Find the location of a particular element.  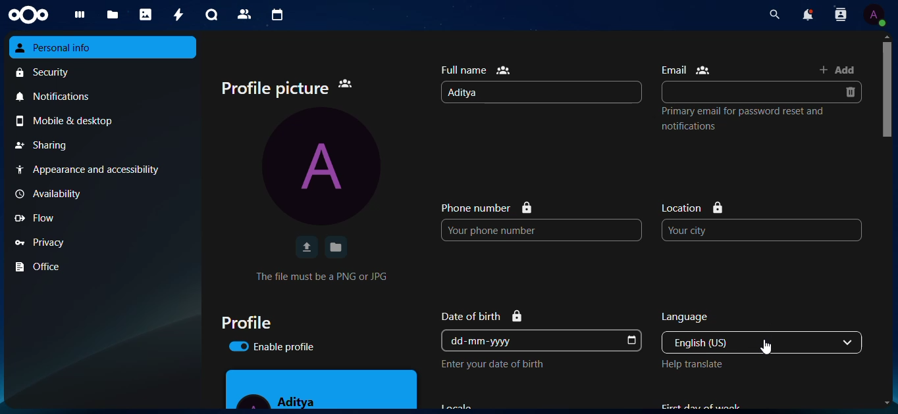

appearance is located at coordinates (95, 170).